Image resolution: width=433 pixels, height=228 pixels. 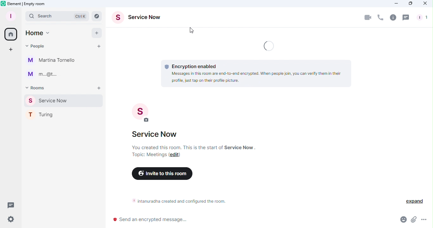 What do you see at coordinates (137, 112) in the screenshot?
I see `S` at bounding box center [137, 112].